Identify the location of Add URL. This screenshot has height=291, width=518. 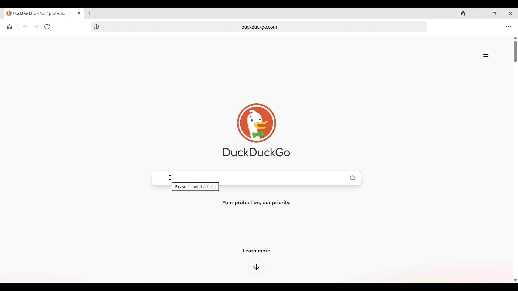
(266, 26).